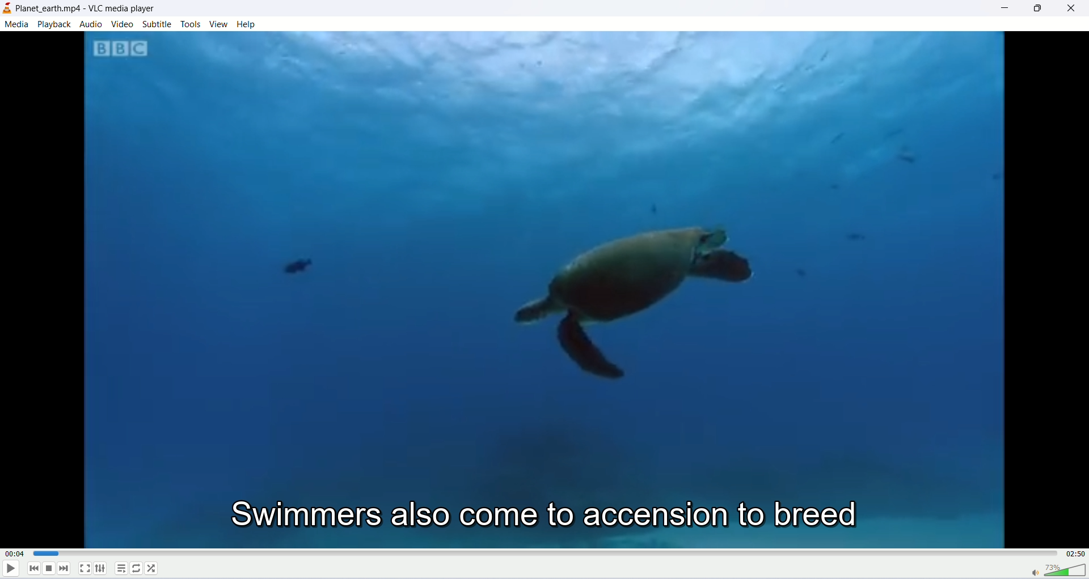 The width and height of the screenshot is (1089, 579). What do you see at coordinates (136, 570) in the screenshot?
I see `loop` at bounding box center [136, 570].